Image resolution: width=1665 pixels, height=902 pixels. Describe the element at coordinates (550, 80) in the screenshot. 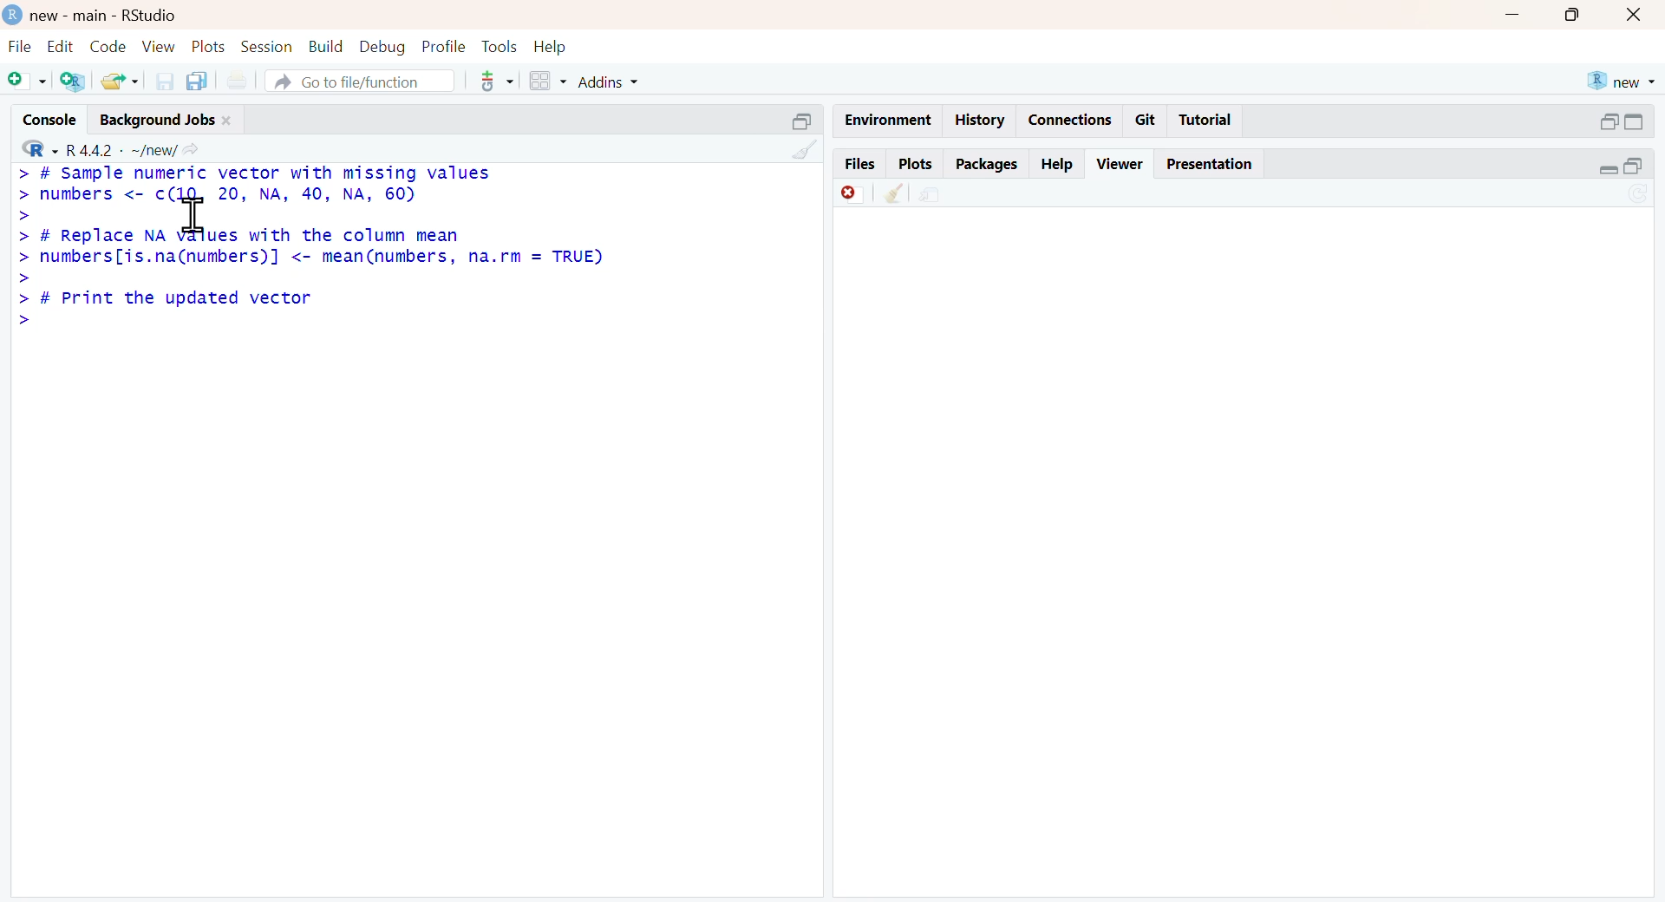

I see `grid` at that location.